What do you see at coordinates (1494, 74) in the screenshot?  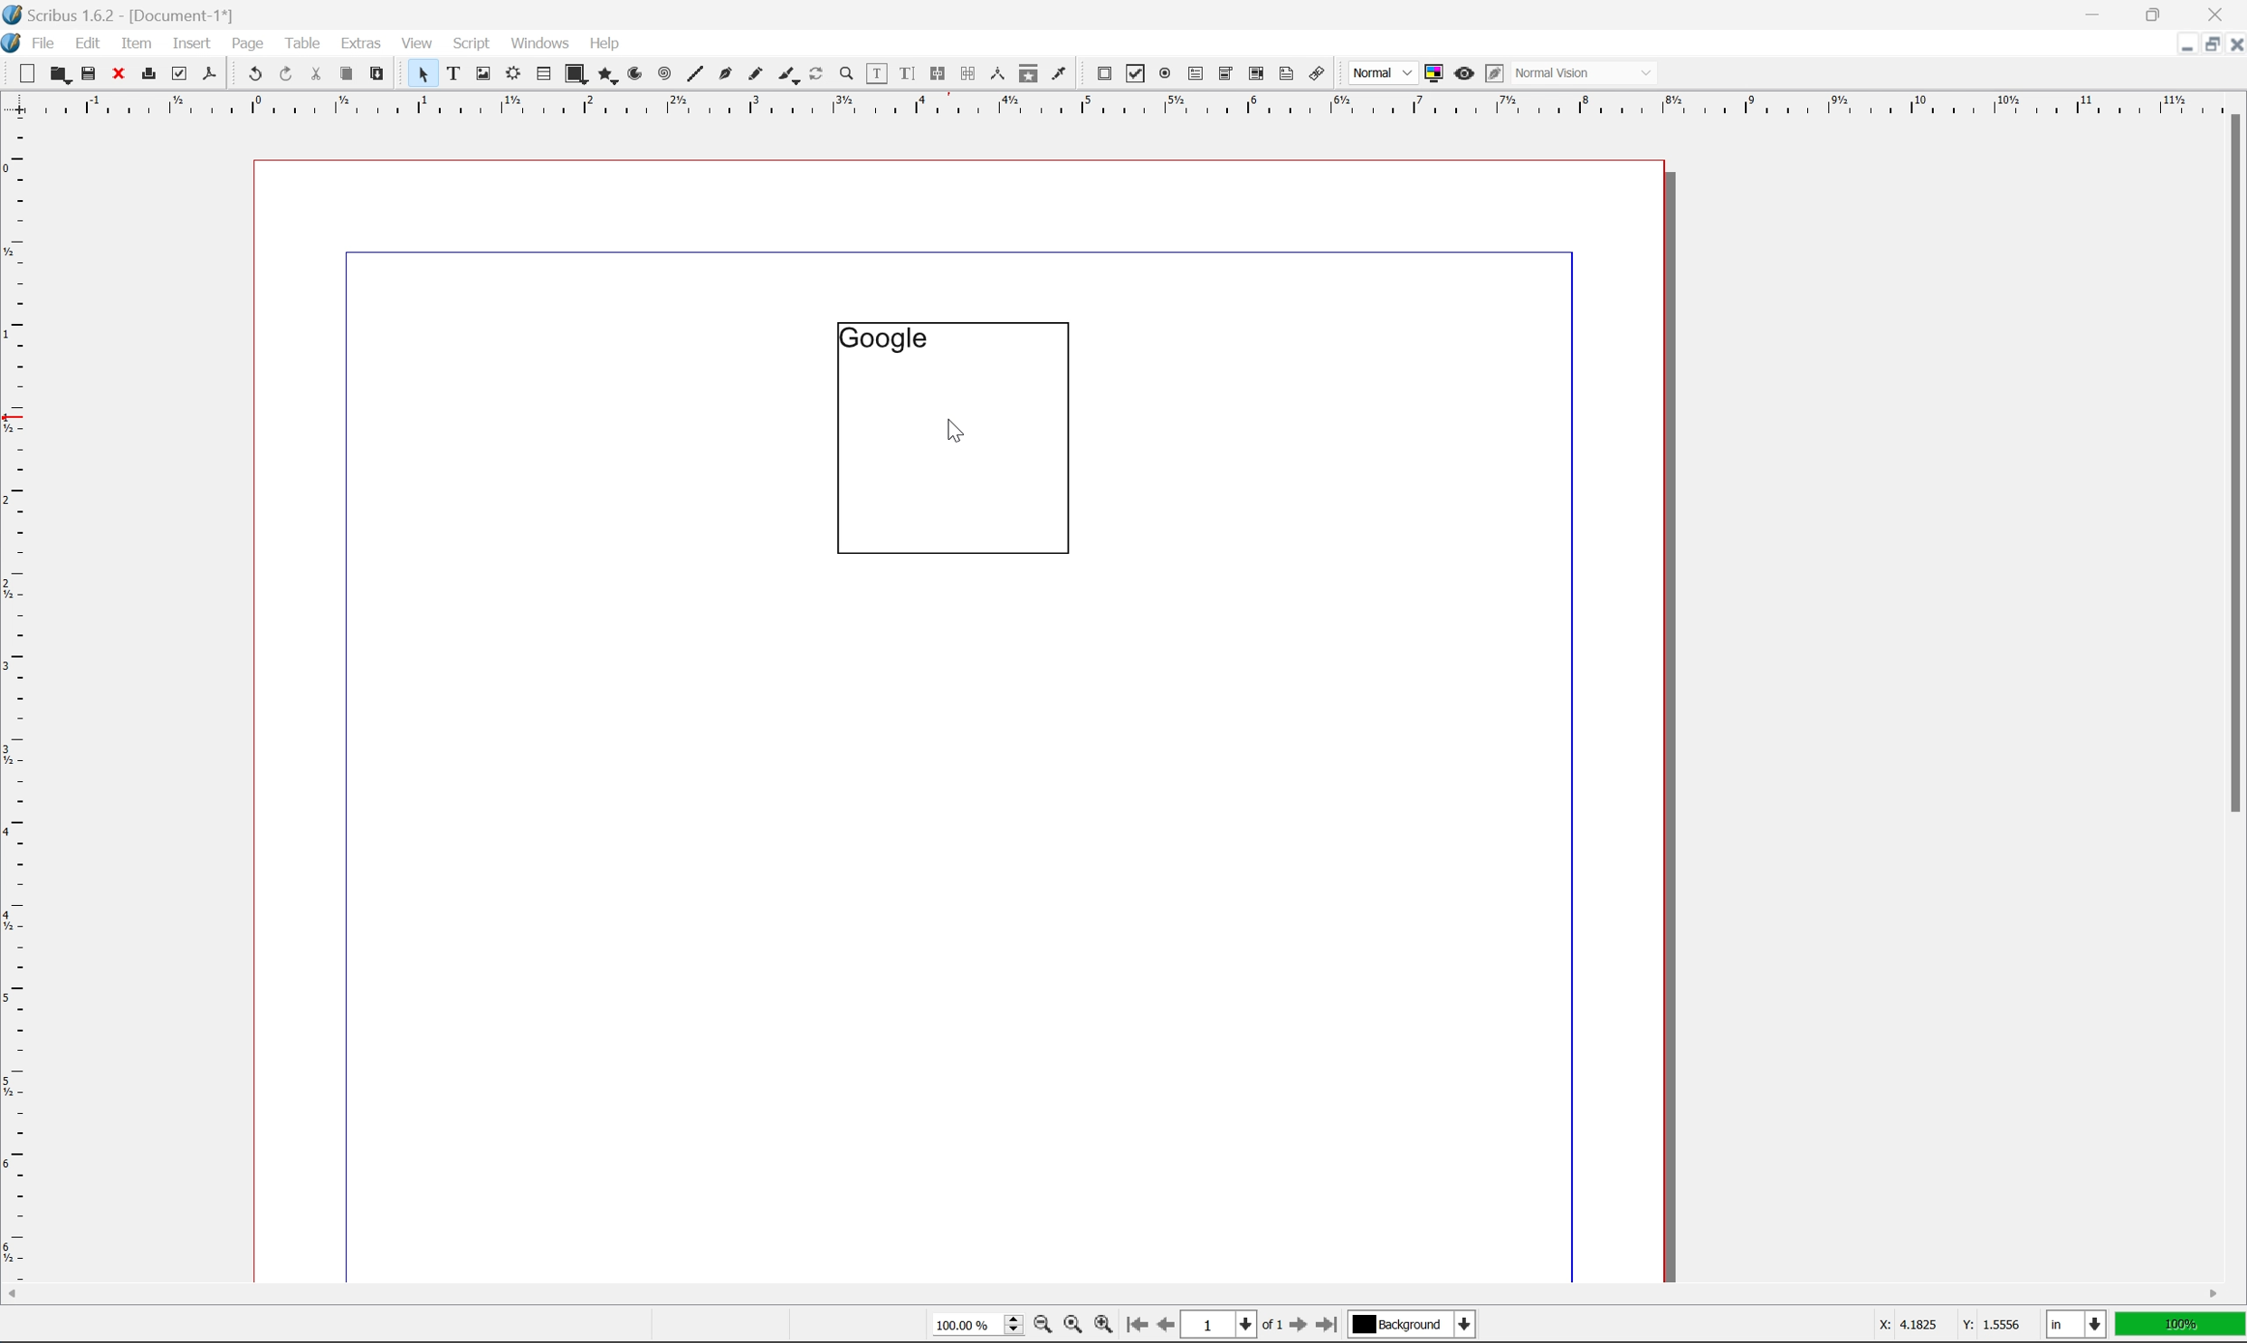 I see `edit in preview mode` at bounding box center [1494, 74].